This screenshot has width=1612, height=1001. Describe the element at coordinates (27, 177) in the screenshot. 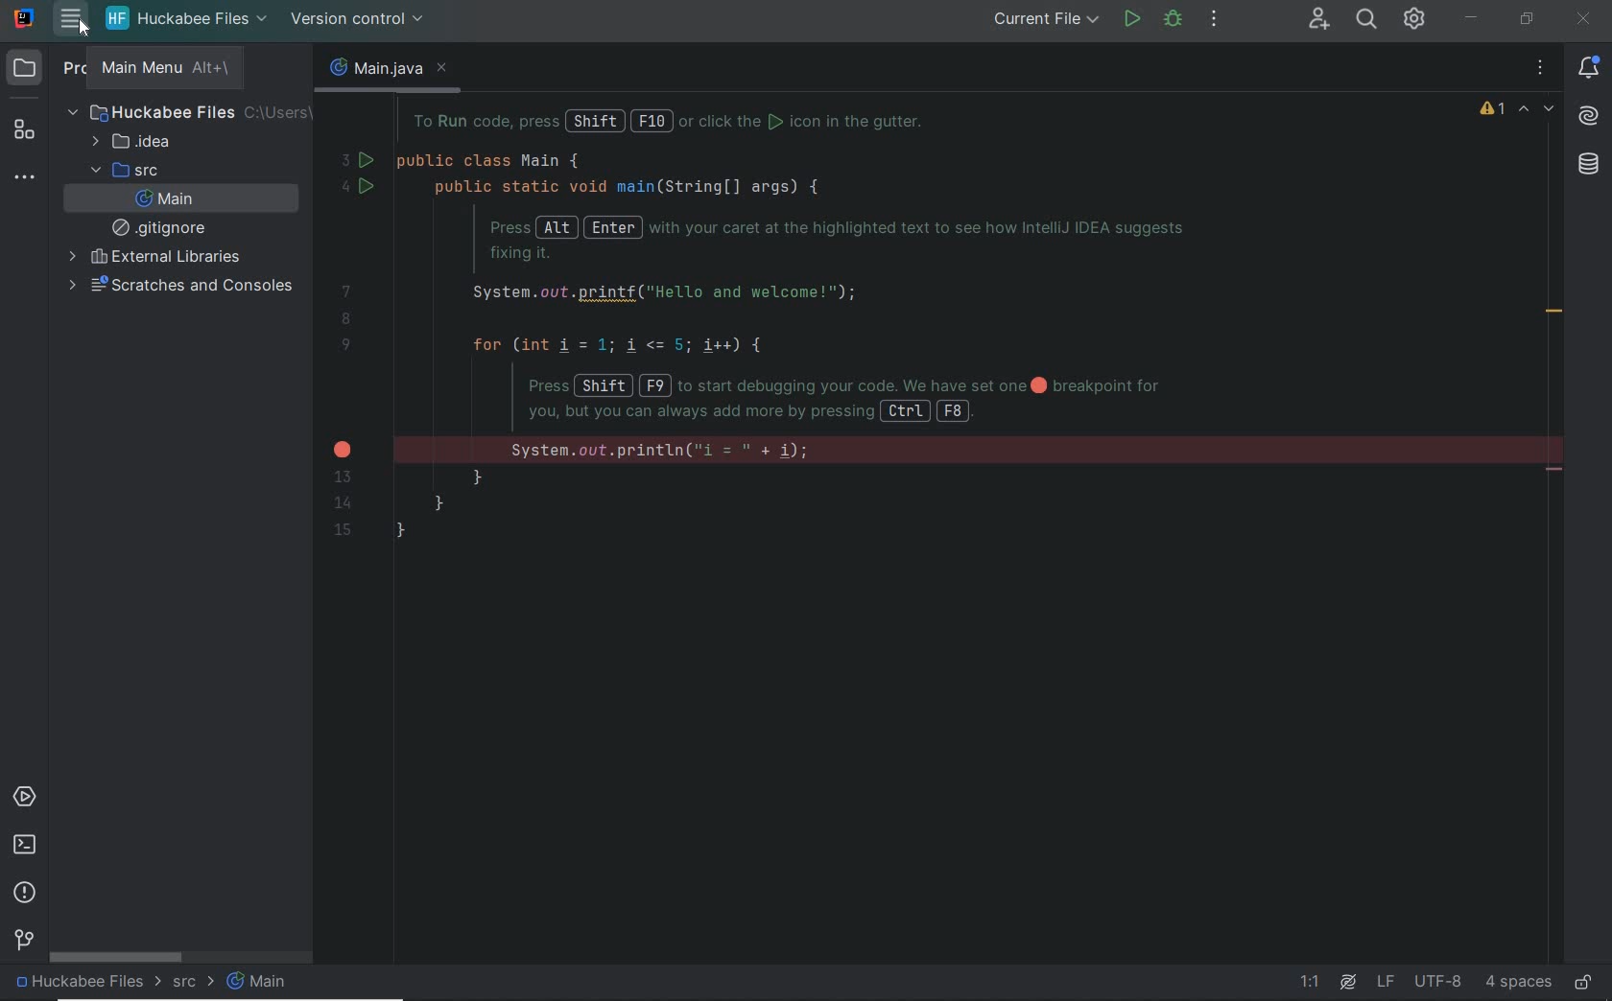

I see `more tool windows` at that location.